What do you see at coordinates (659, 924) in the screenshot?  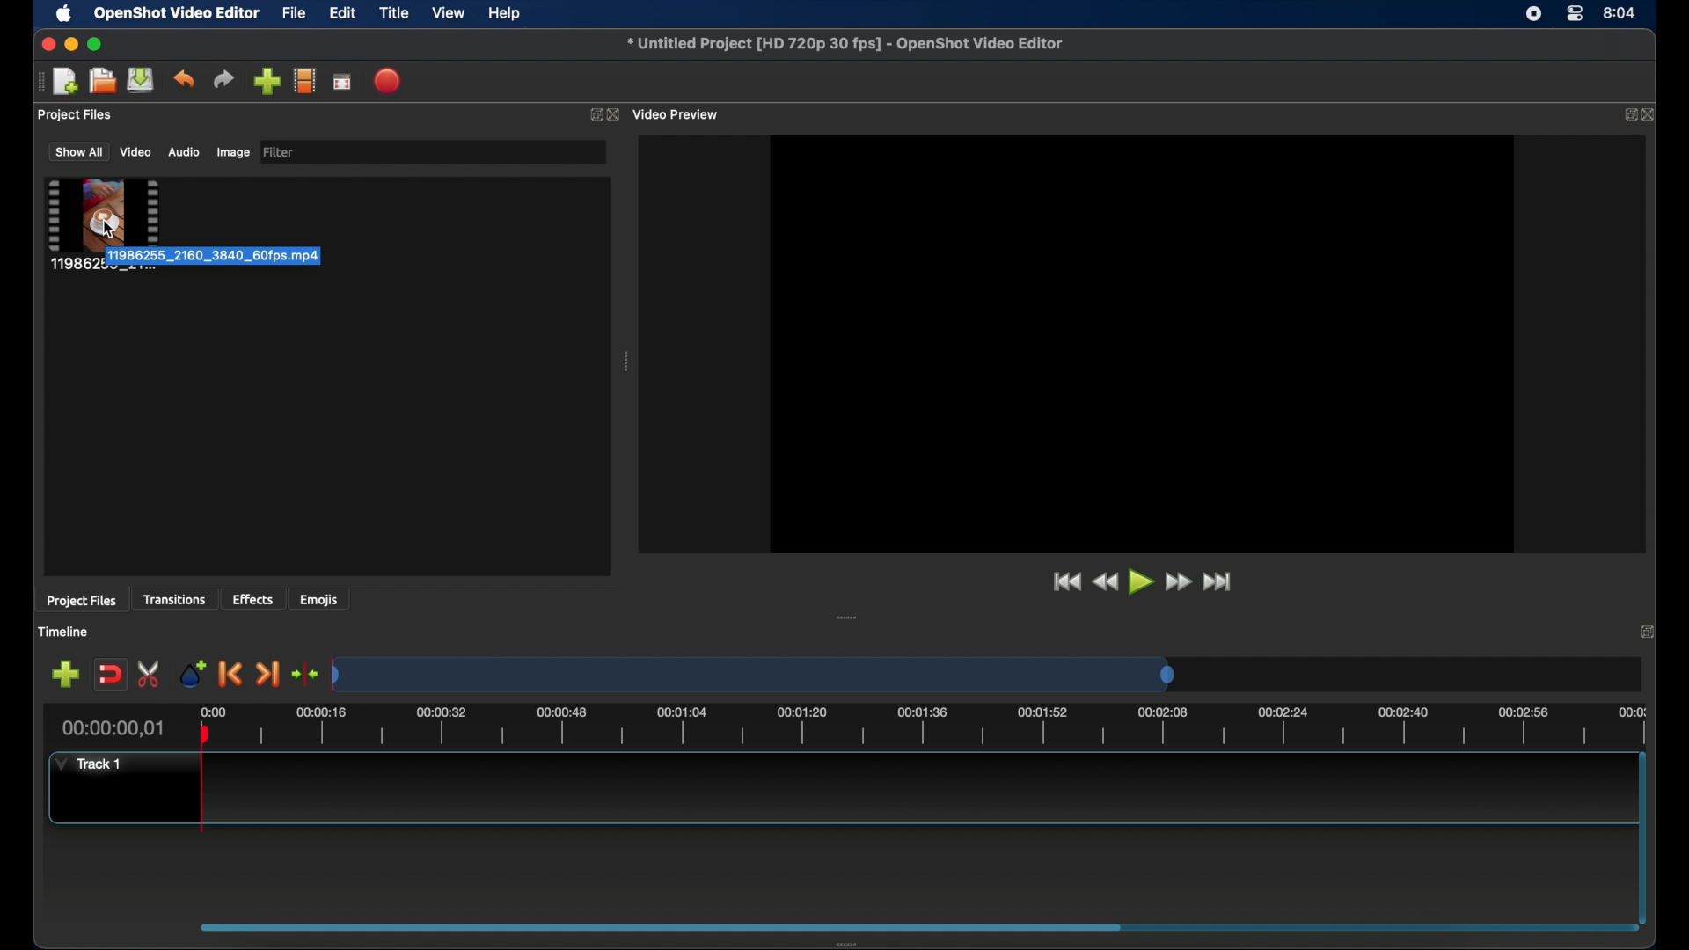 I see `scroll box` at bounding box center [659, 924].